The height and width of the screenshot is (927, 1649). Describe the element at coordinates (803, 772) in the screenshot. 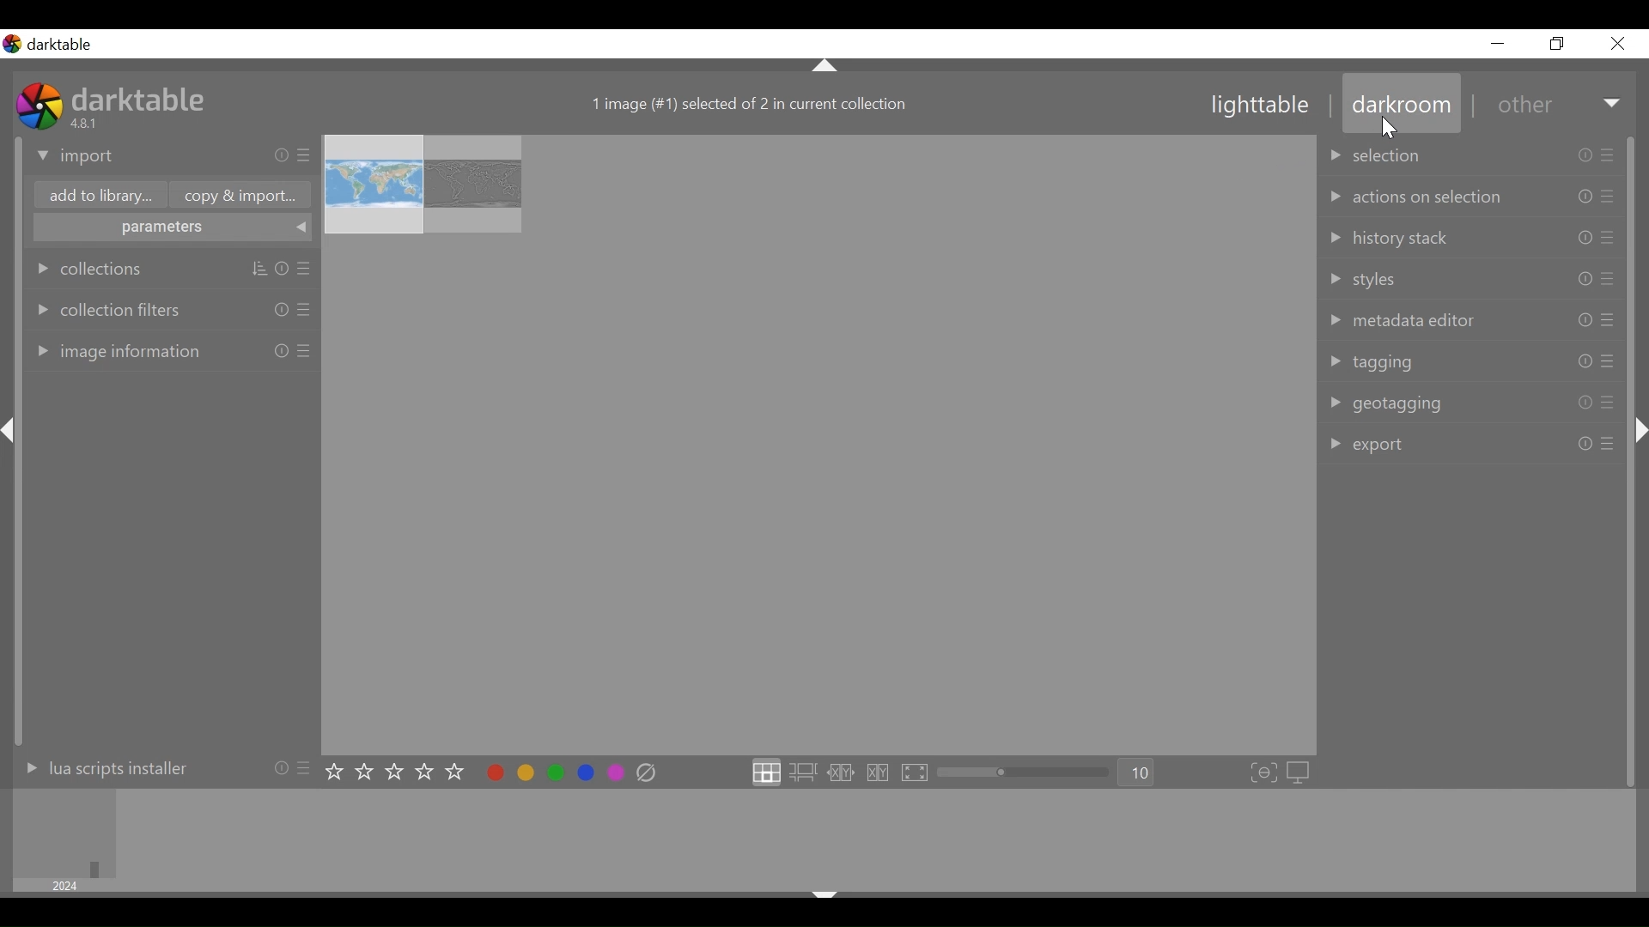

I see `click to enter zoomable lighttable layouy` at that location.